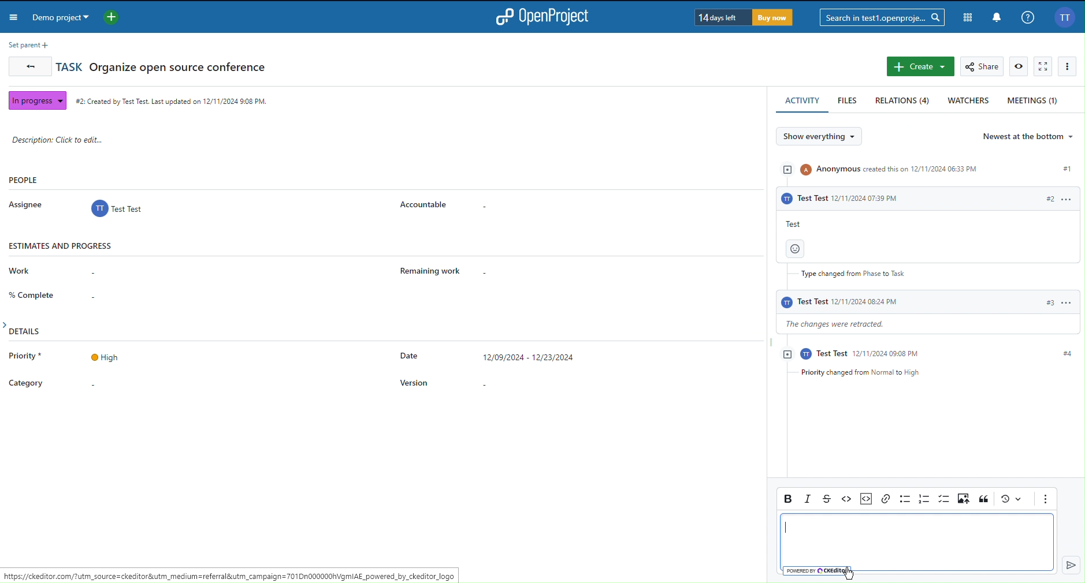 Image resolution: width=1085 pixels, height=583 pixels. Describe the element at coordinates (904, 101) in the screenshot. I see `Relations` at that location.